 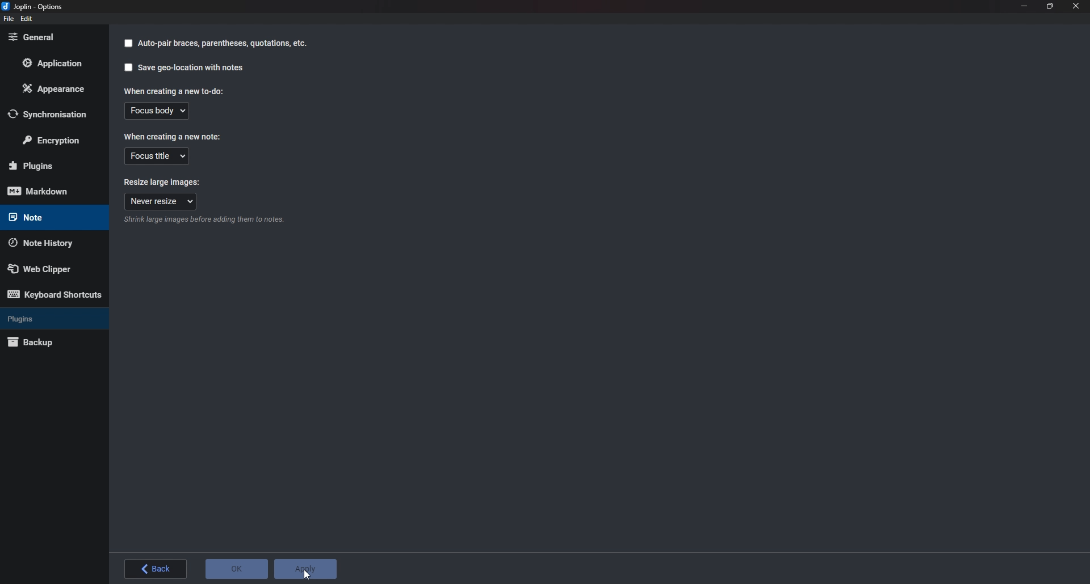 I want to click on auto pair braces parenthesis Quotation etc, so click(x=214, y=44).